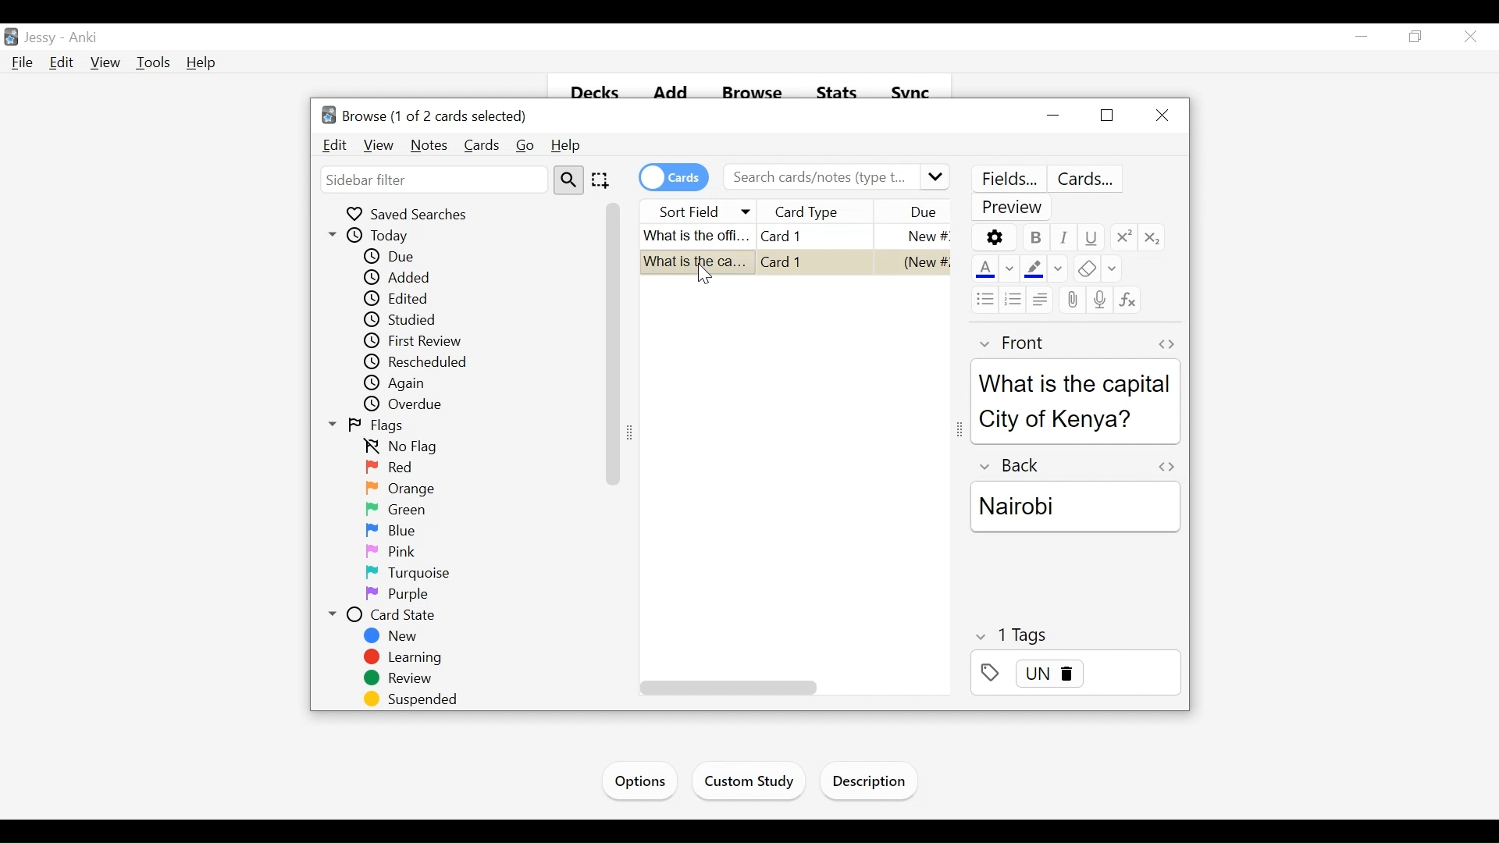  What do you see at coordinates (335, 145) in the screenshot?
I see `Edit` at bounding box center [335, 145].